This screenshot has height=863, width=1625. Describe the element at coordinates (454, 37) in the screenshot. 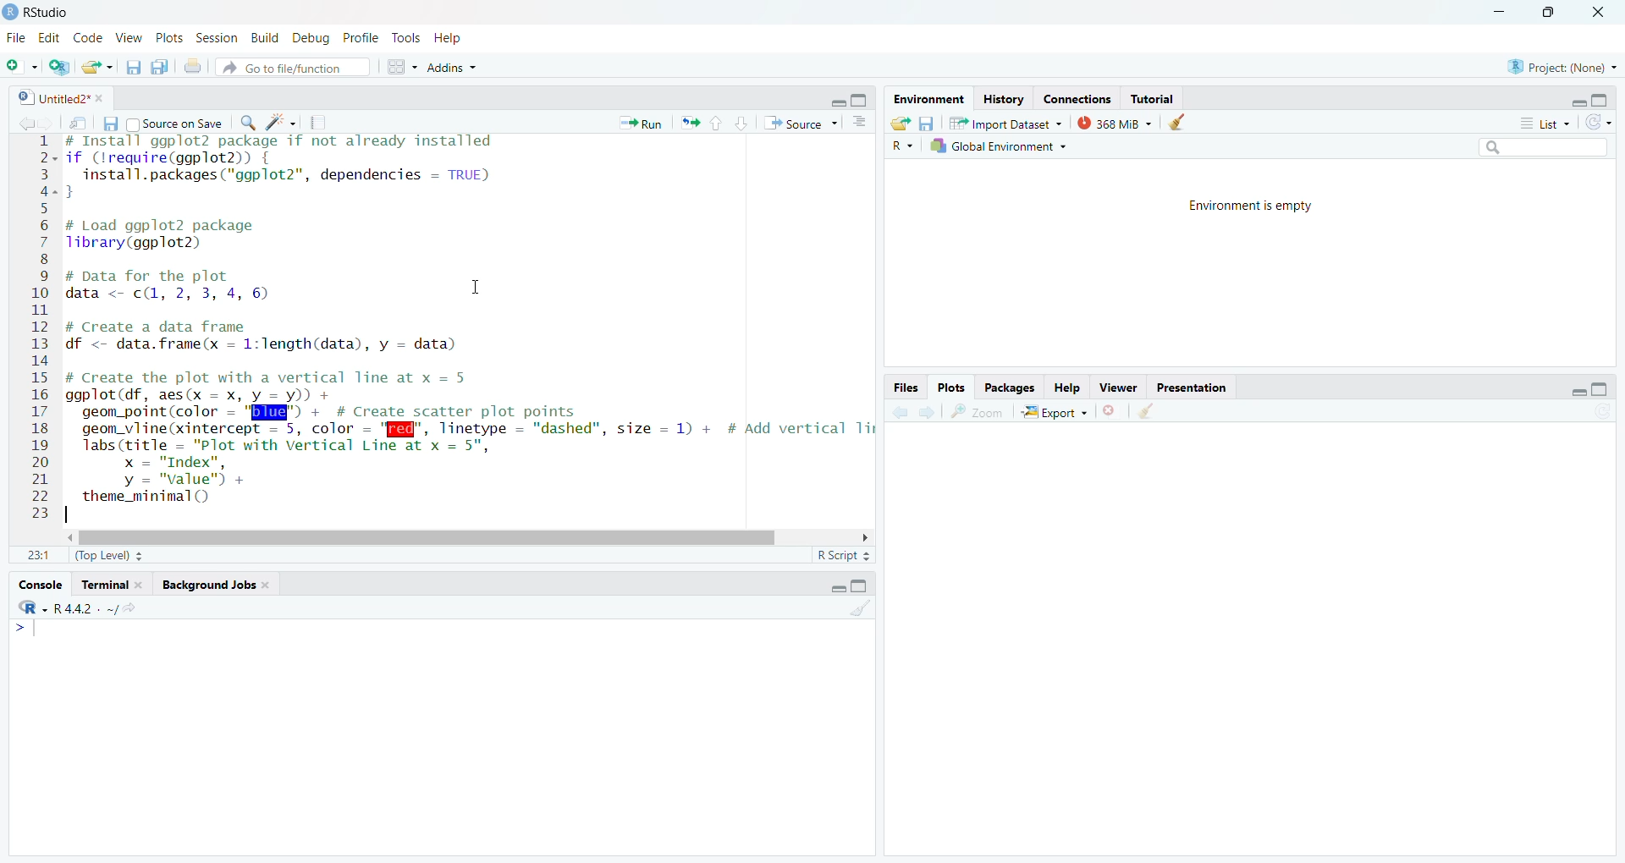

I see `Help` at that location.